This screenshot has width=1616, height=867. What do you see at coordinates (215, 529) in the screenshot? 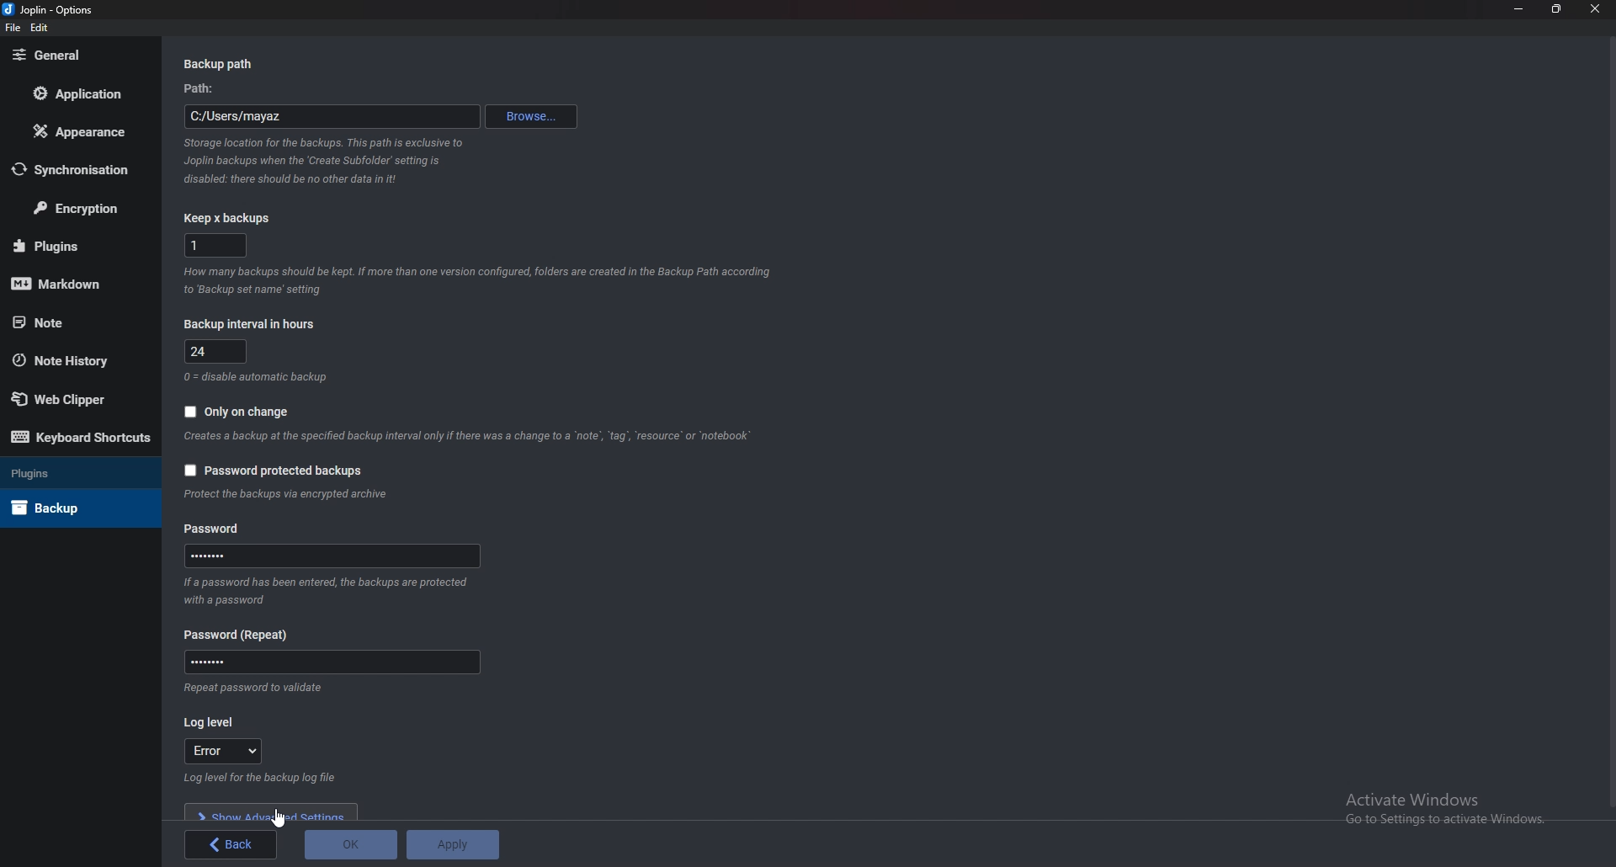
I see `Password` at bounding box center [215, 529].